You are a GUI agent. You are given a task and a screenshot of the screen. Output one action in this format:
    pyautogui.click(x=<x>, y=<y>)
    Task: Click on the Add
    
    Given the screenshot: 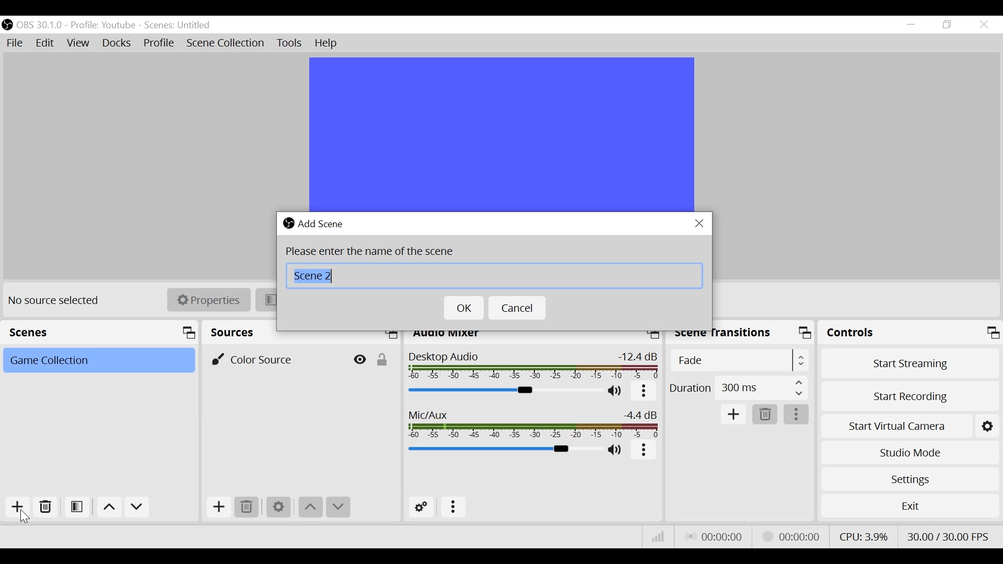 What is the action you would take?
    pyautogui.click(x=217, y=507)
    